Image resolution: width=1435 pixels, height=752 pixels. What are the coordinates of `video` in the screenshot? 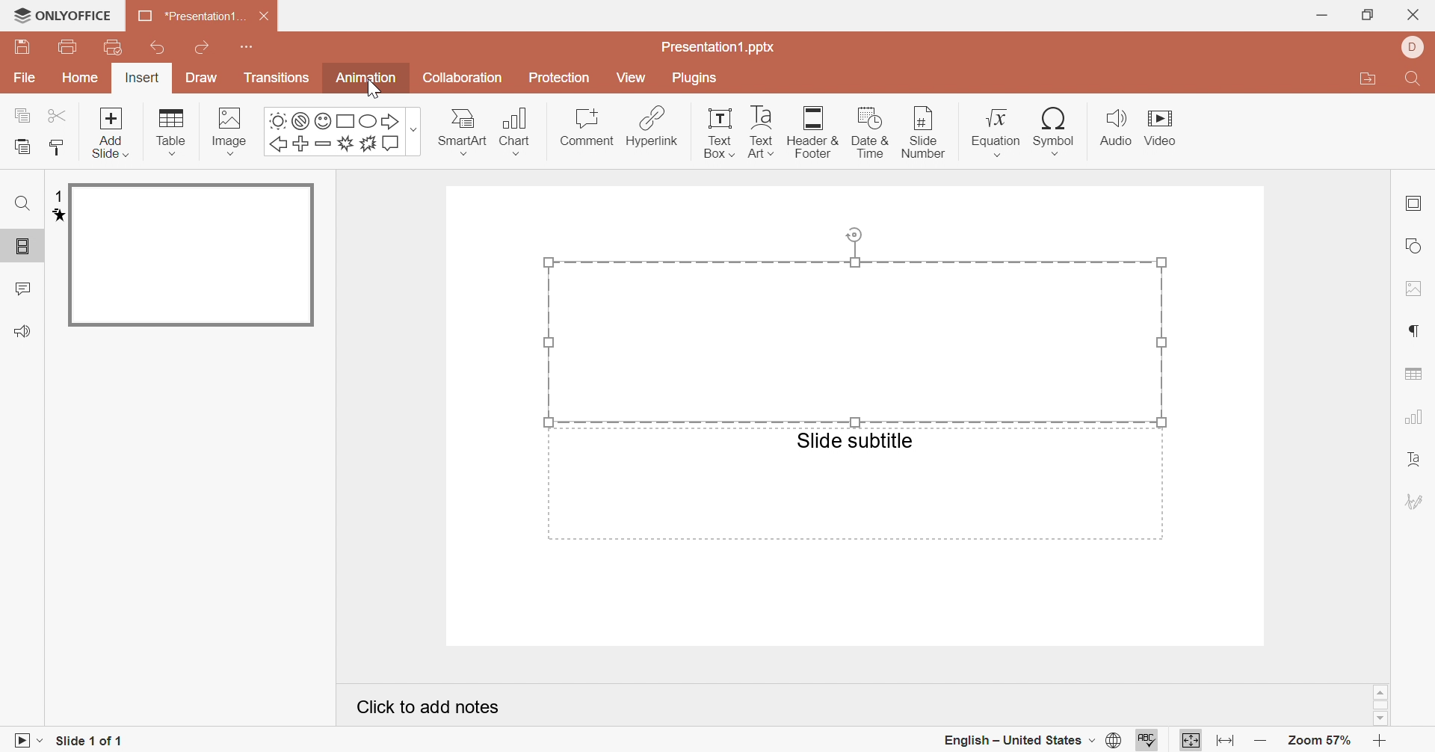 It's located at (1161, 127).